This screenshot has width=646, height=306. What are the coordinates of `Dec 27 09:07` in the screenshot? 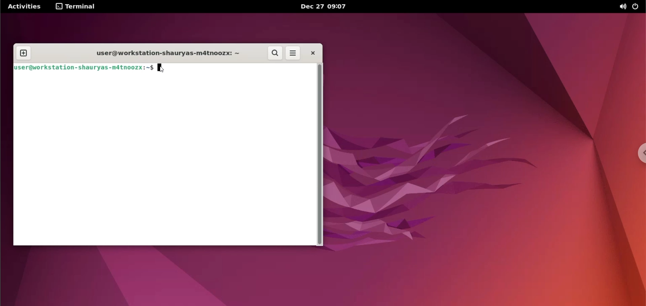 It's located at (326, 7).